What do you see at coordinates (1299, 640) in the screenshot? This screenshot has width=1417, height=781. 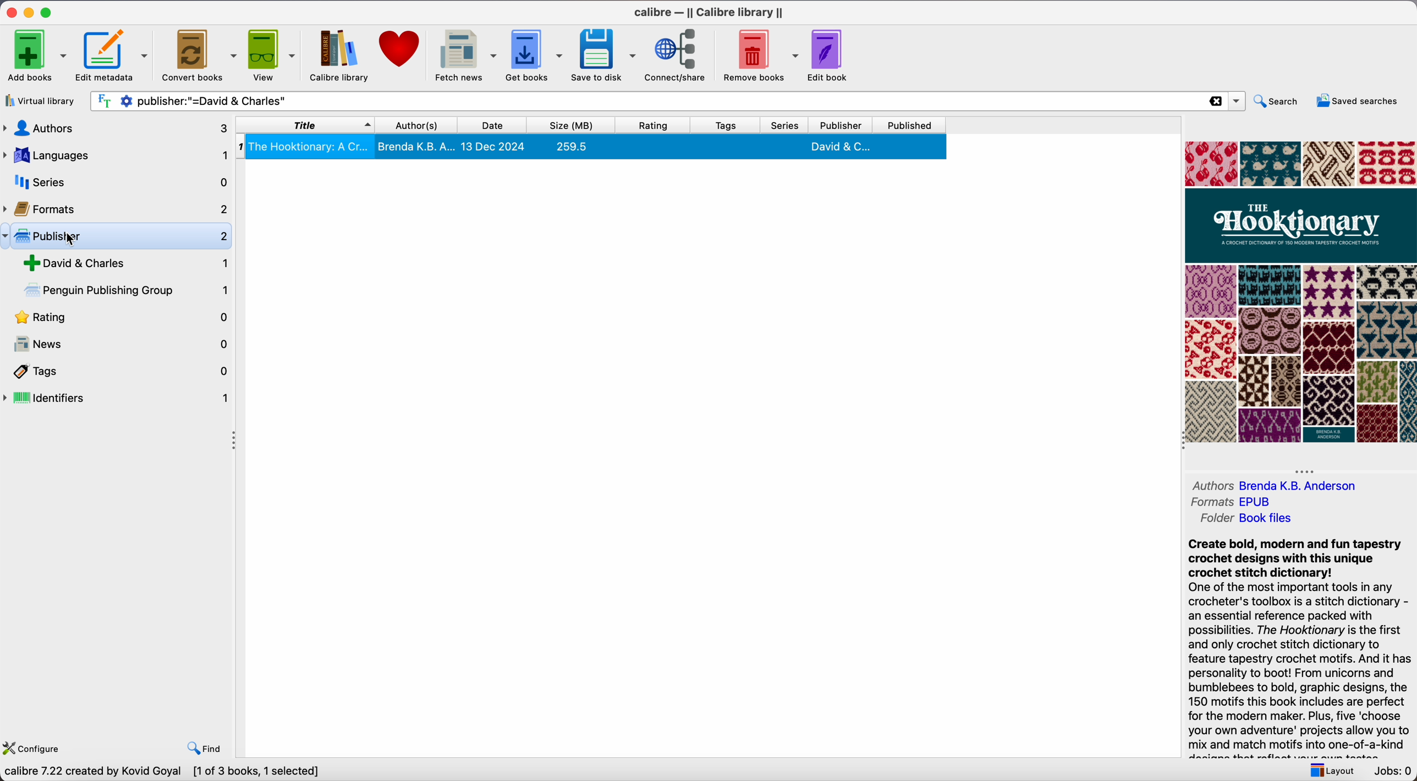 I see `synopsis` at bounding box center [1299, 640].